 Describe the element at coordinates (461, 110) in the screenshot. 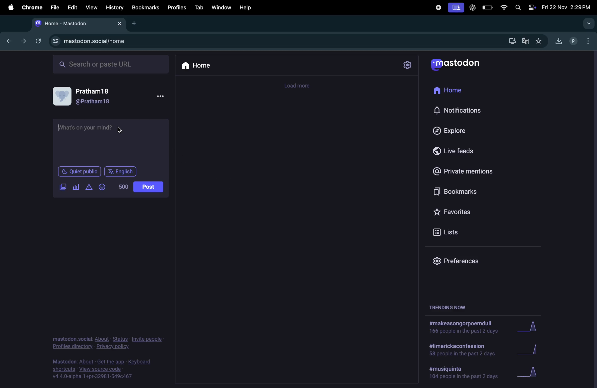

I see `notifications` at that location.